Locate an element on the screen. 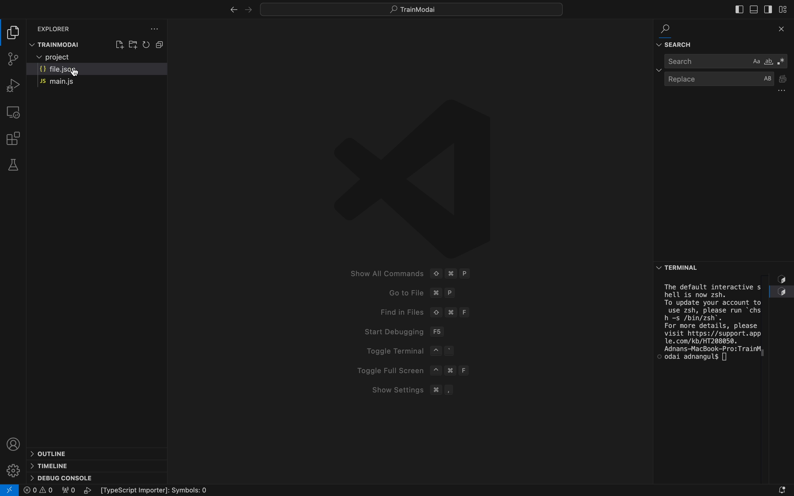 The height and width of the screenshot is (496, 794). files and folders is located at coordinates (97, 57).